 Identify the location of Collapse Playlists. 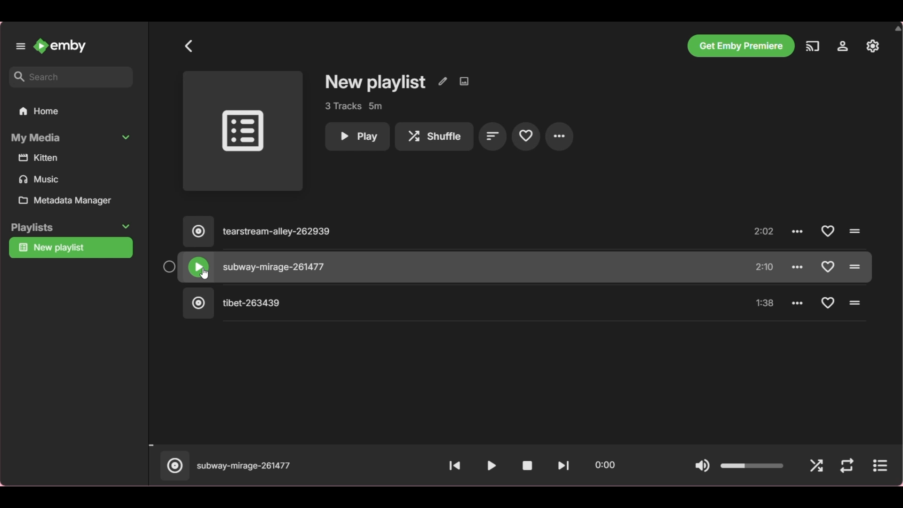
(71, 228).